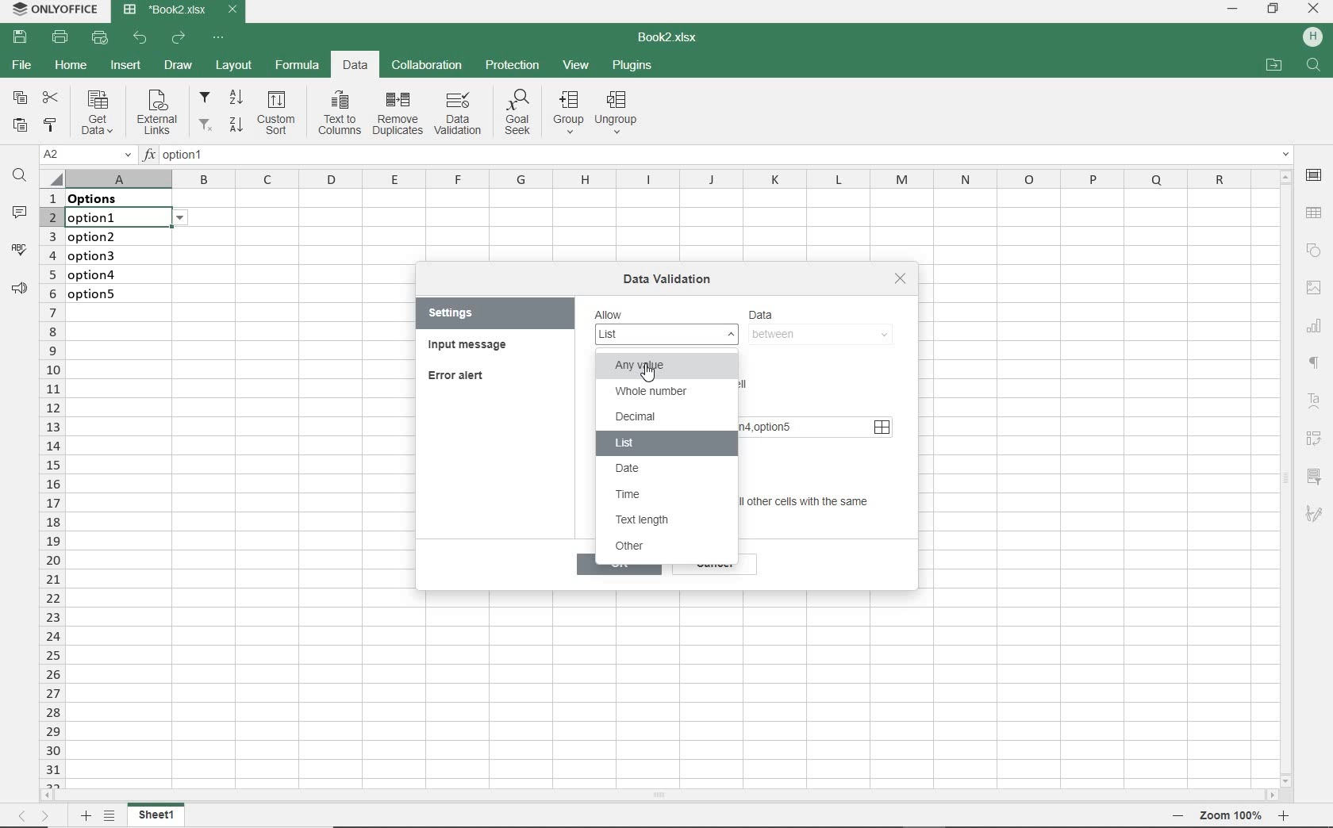 The image size is (1333, 828). Describe the element at coordinates (142, 38) in the screenshot. I see `UNDO` at that location.